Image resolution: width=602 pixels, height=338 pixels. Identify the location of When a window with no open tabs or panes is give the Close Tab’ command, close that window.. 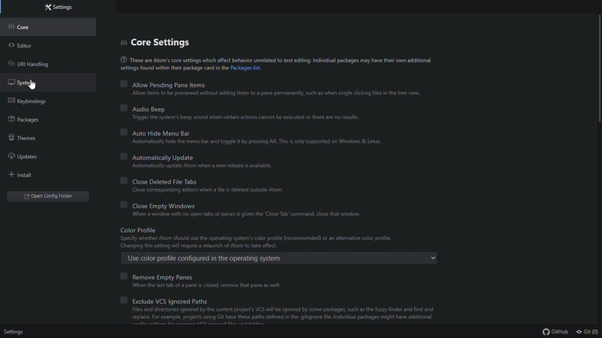
(245, 215).